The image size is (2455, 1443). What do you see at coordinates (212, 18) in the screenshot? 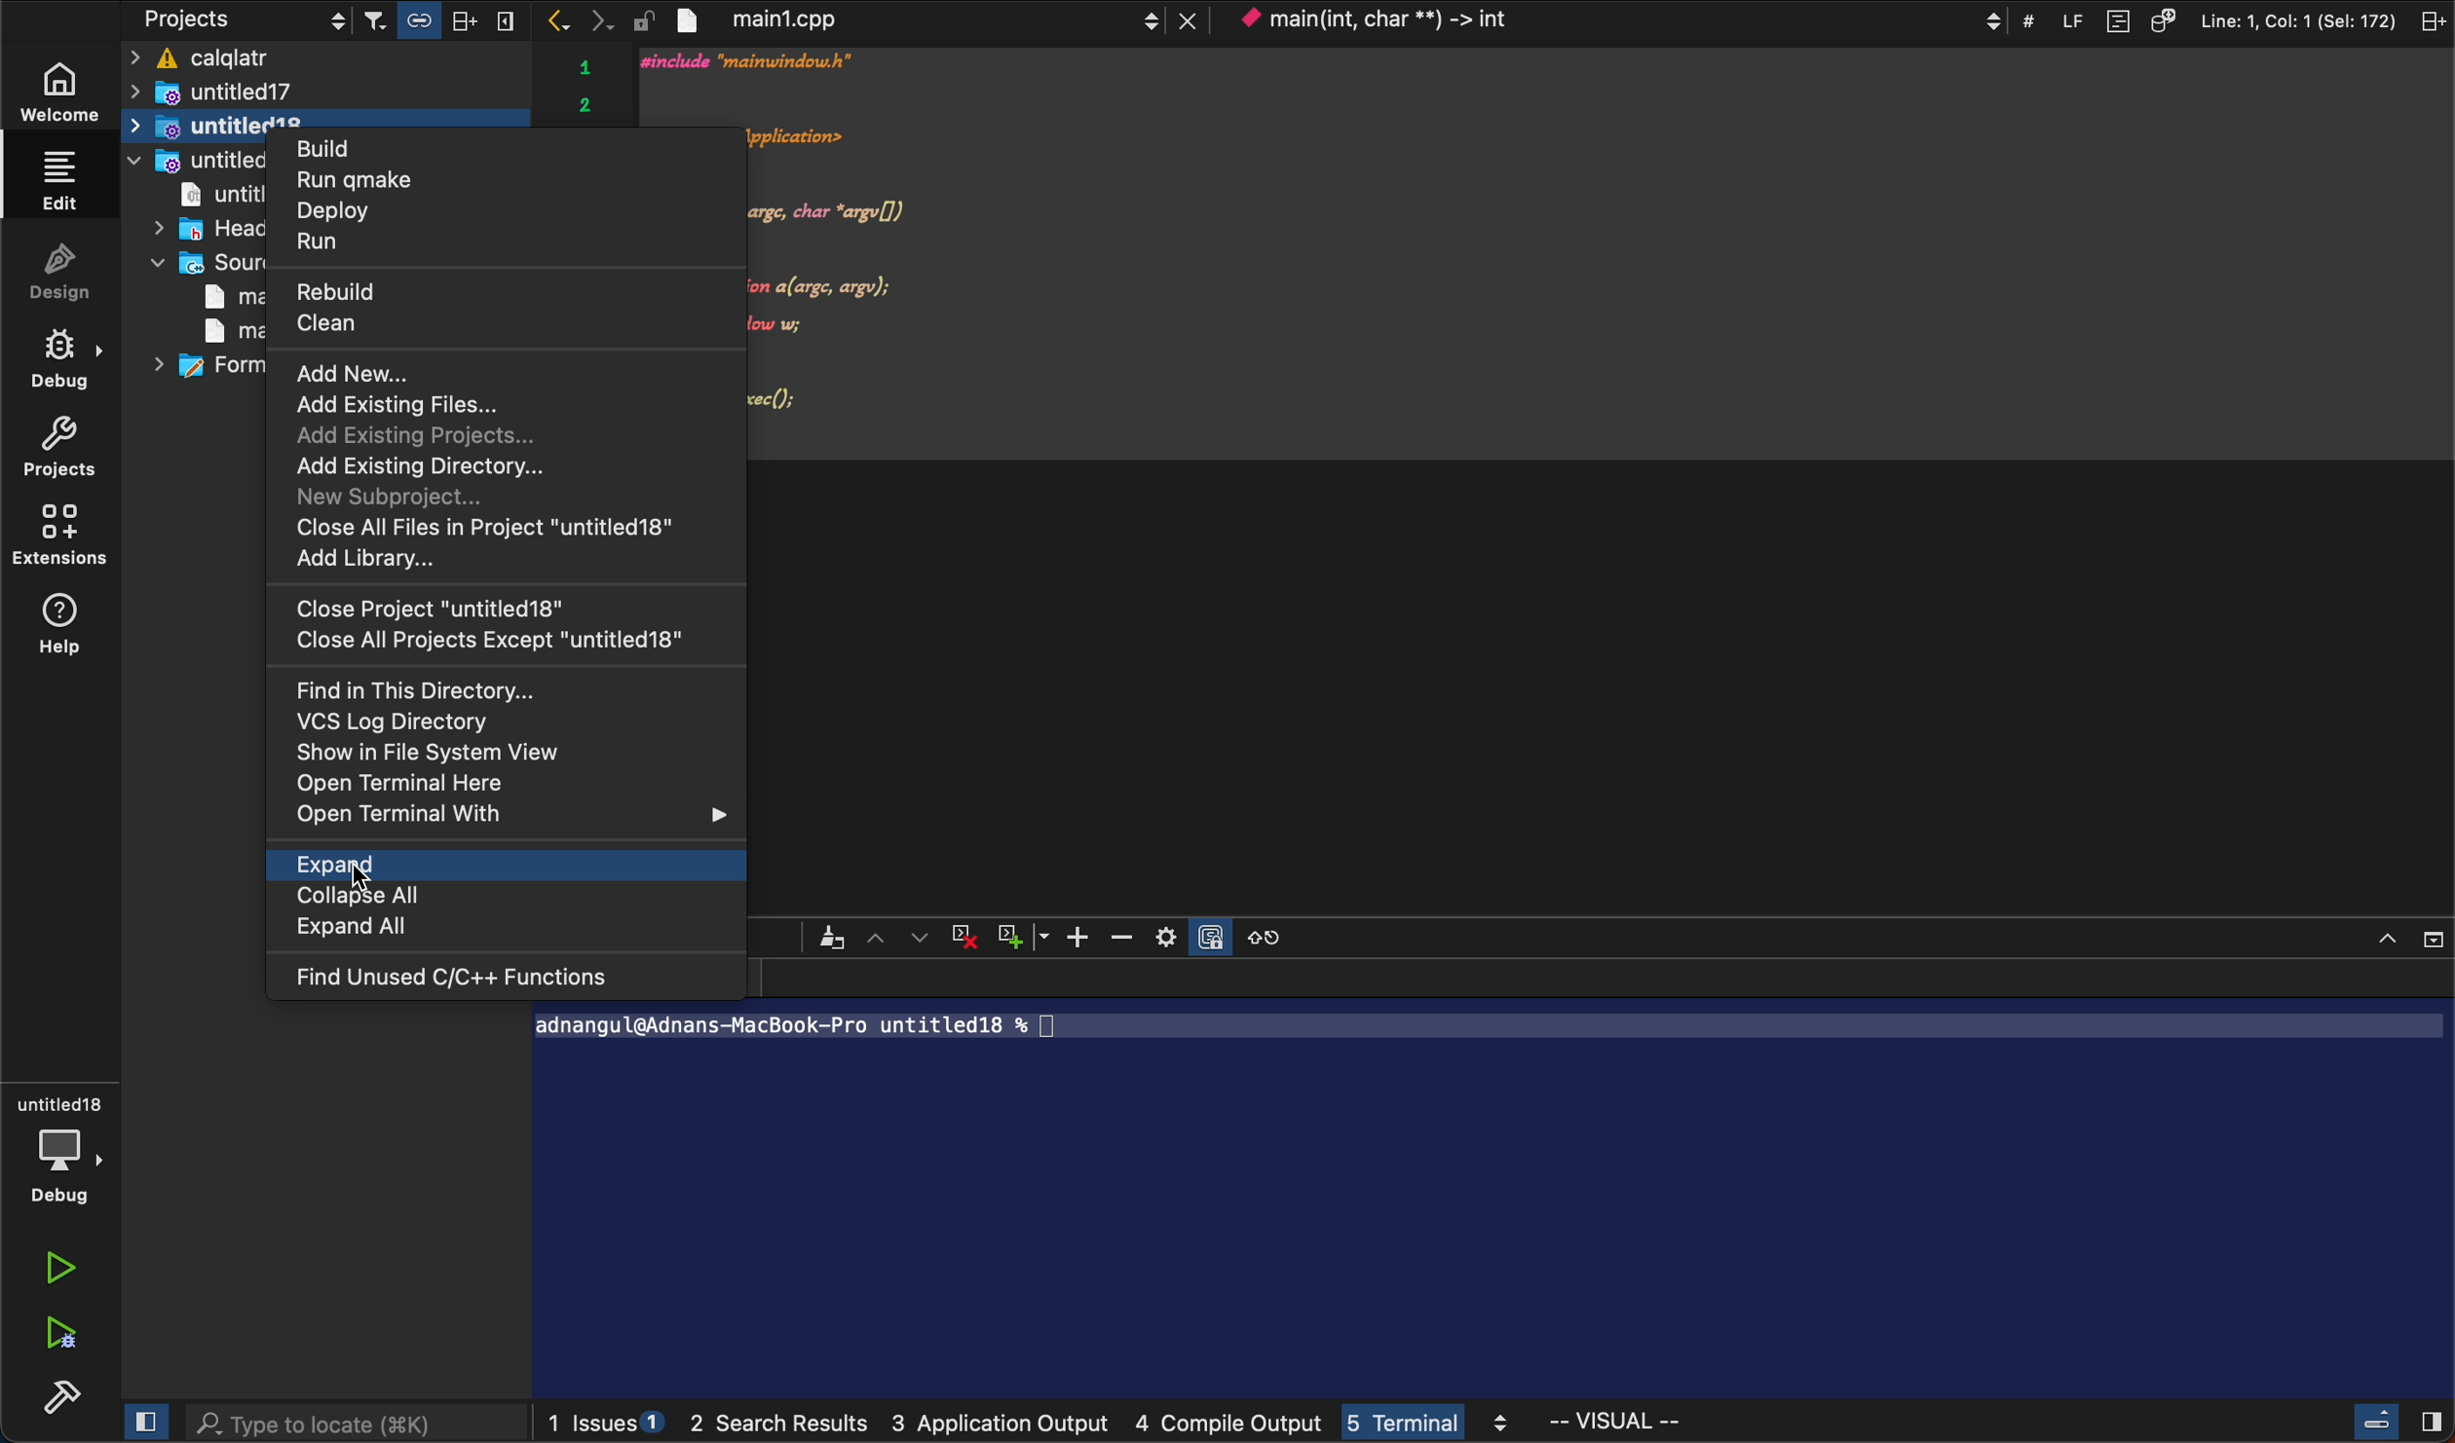
I see `projects` at bounding box center [212, 18].